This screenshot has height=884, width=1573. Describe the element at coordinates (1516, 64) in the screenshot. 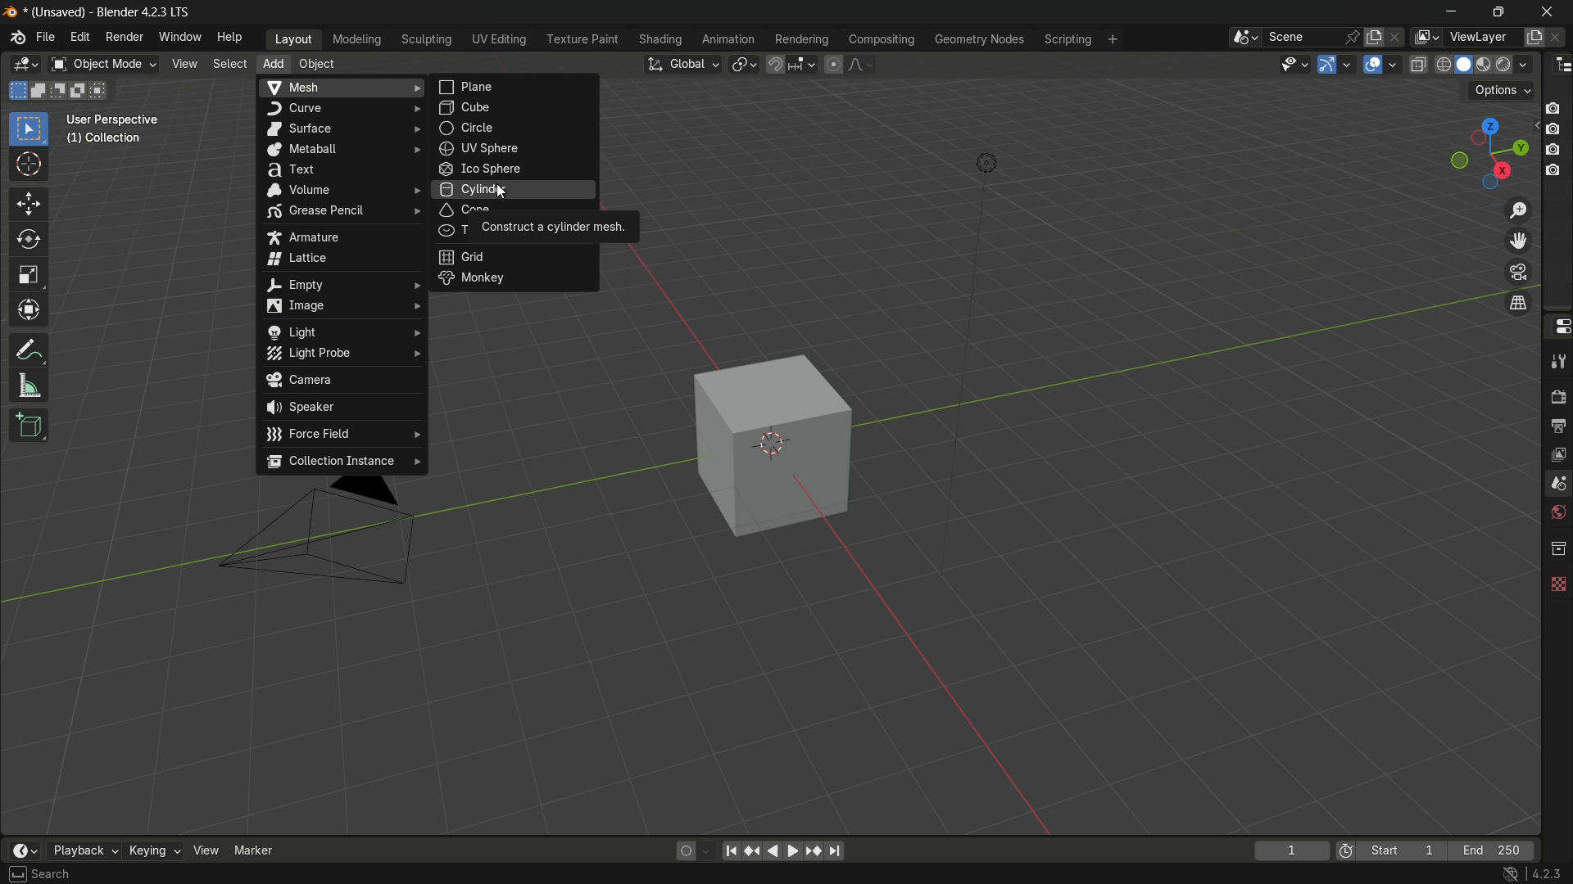

I see `render` at that location.